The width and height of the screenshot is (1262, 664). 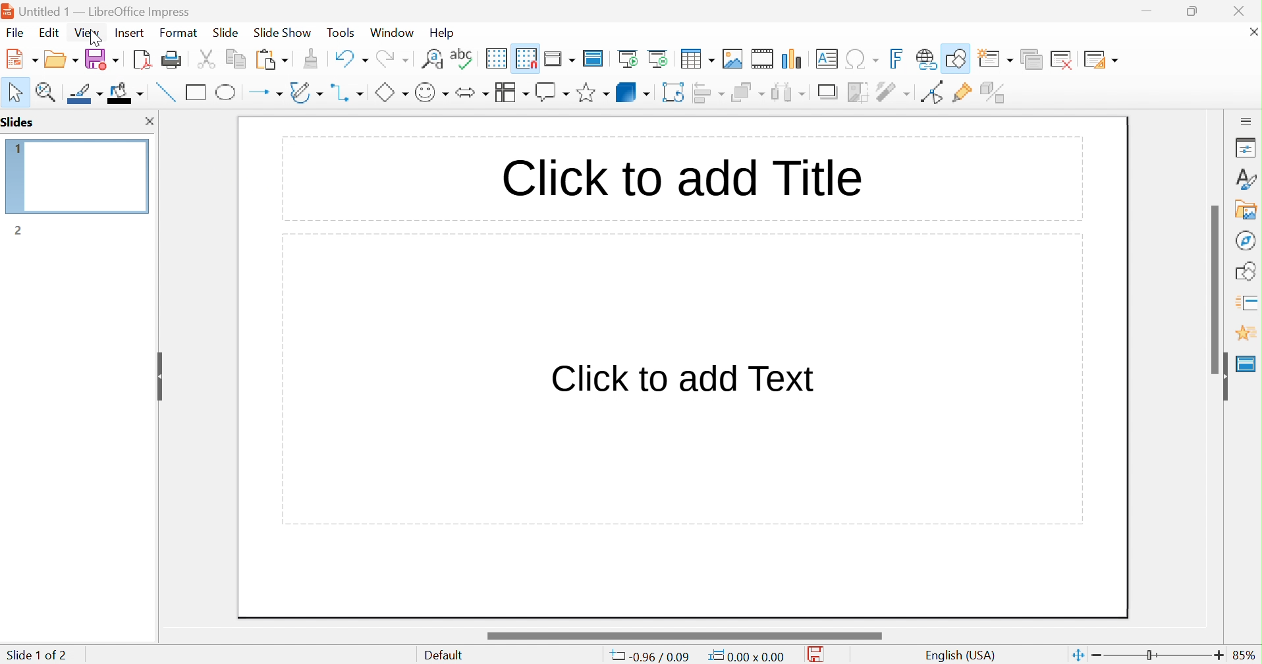 I want to click on tools, so click(x=342, y=33).